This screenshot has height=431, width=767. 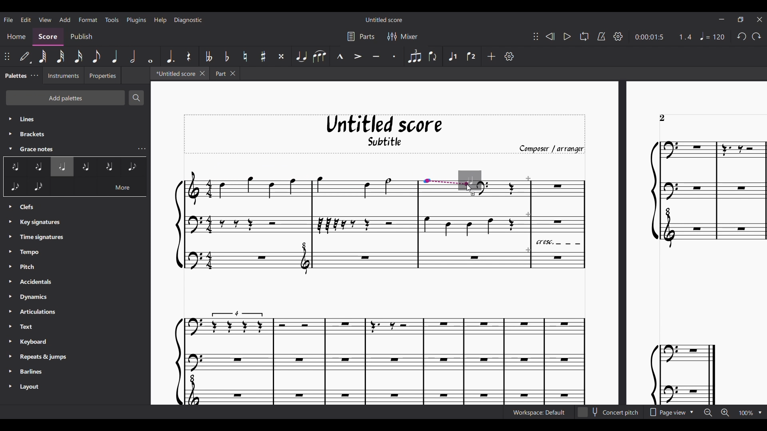 What do you see at coordinates (320, 56) in the screenshot?
I see `Slur` at bounding box center [320, 56].